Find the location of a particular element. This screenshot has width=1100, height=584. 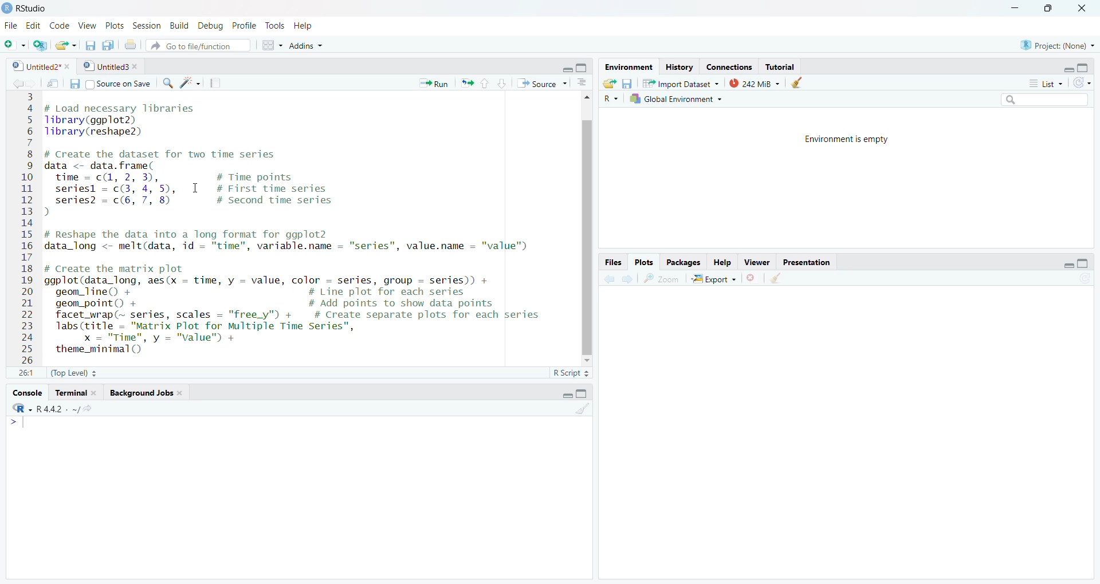

Console is located at coordinates (27, 393).